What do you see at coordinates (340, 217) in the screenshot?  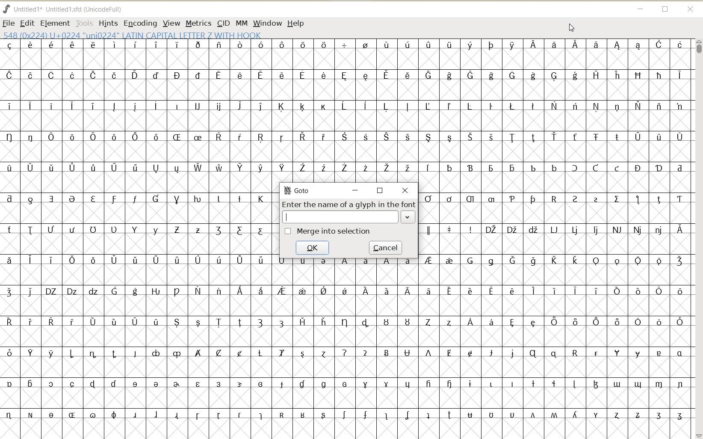 I see `INPUT FIELD` at bounding box center [340, 217].